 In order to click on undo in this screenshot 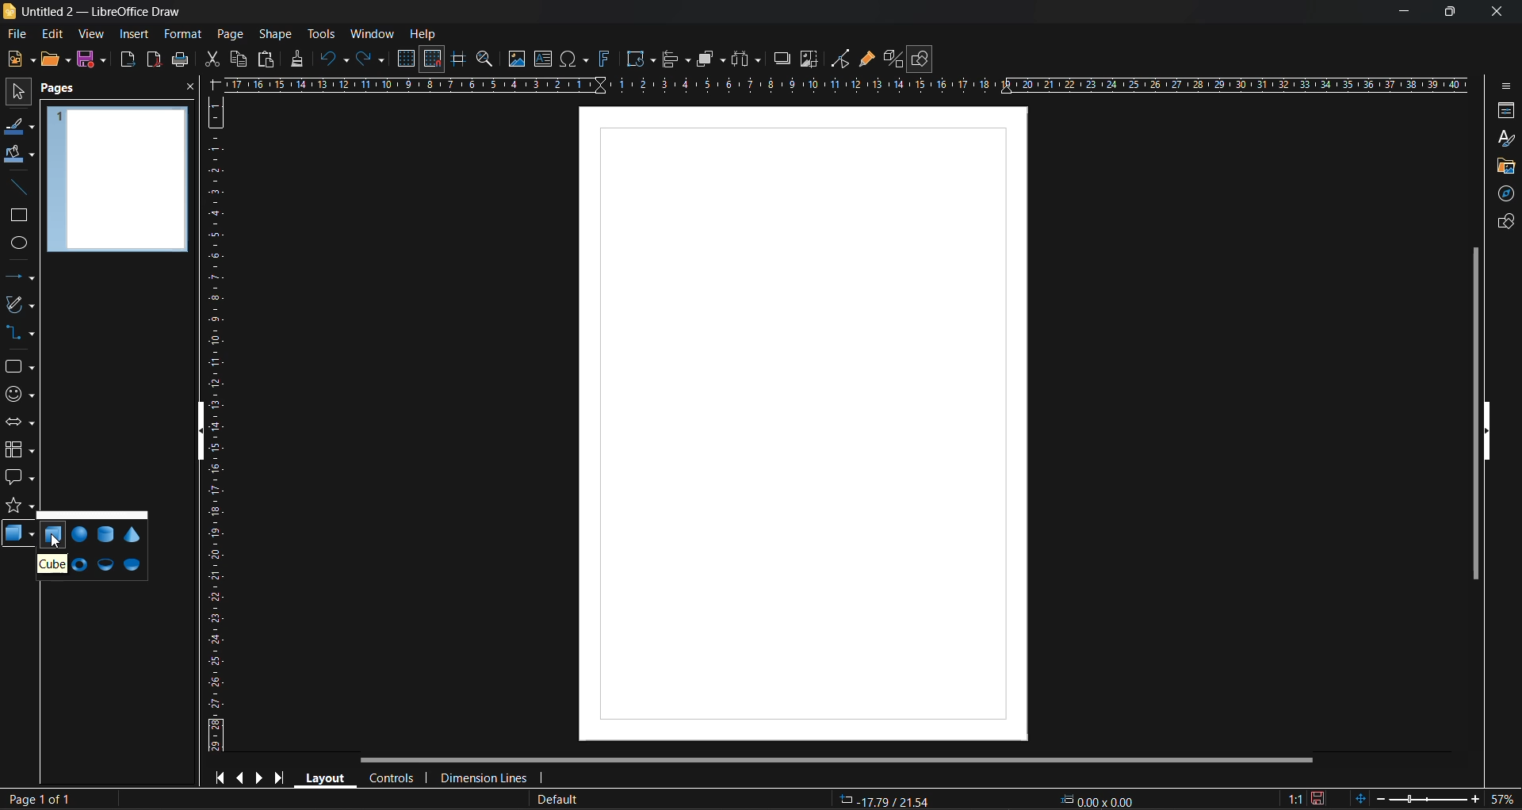, I will do `click(335, 59)`.